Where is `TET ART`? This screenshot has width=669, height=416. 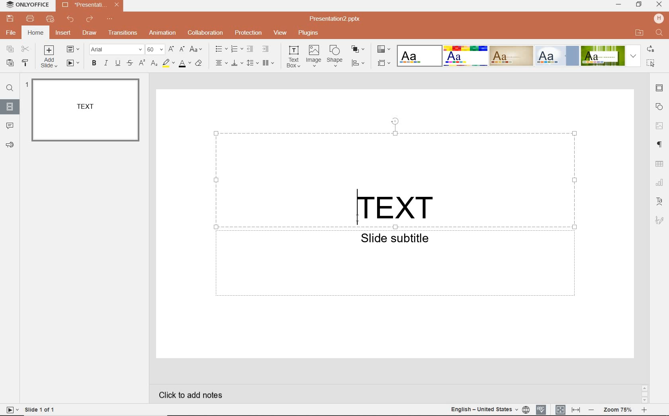 TET ART is located at coordinates (659, 200).